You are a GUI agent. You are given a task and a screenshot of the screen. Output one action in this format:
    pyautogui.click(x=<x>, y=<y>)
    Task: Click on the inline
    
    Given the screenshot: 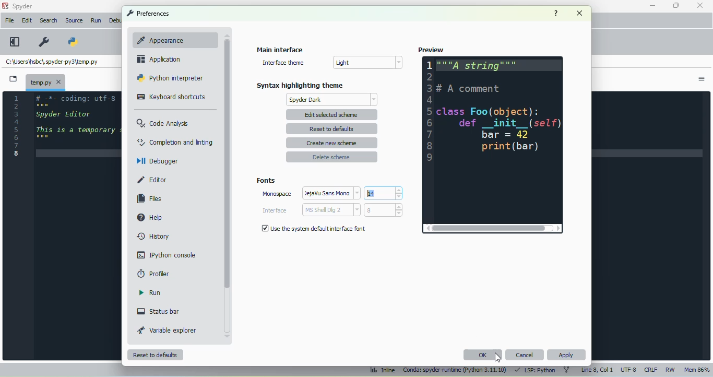 What is the action you would take?
    pyautogui.click(x=383, y=370)
    